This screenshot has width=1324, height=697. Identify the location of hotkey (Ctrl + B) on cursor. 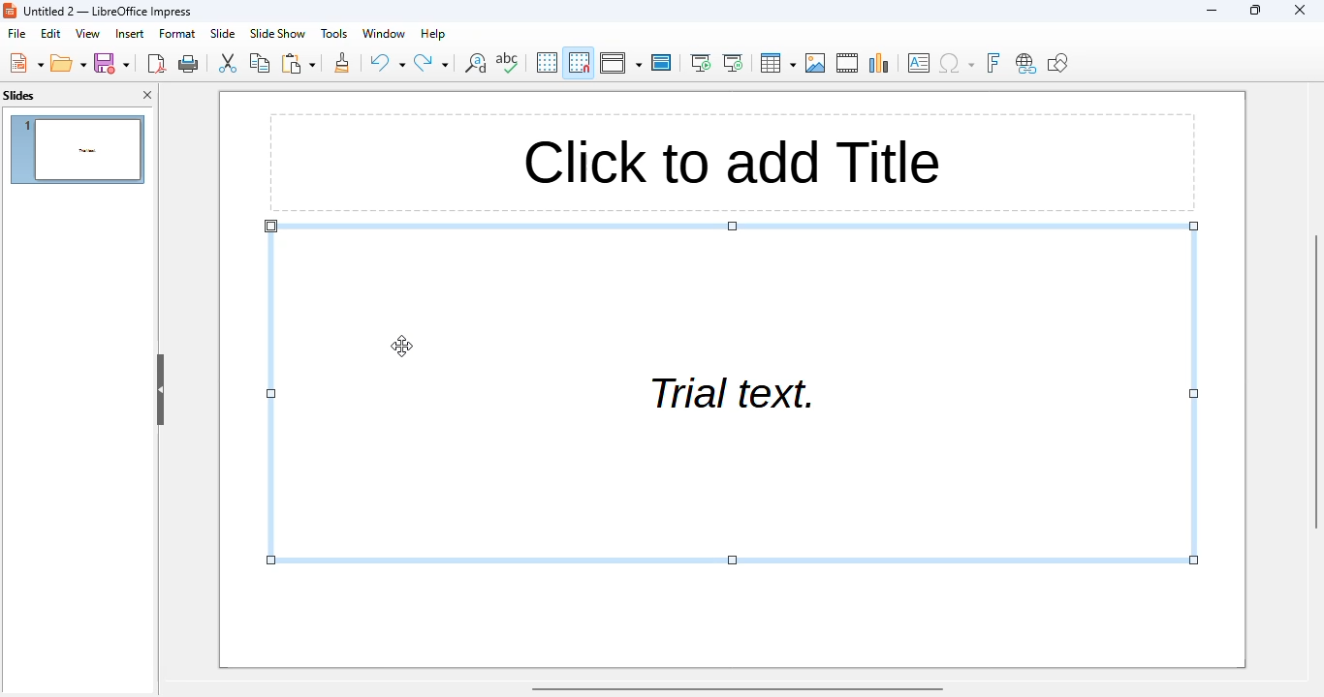
(402, 345).